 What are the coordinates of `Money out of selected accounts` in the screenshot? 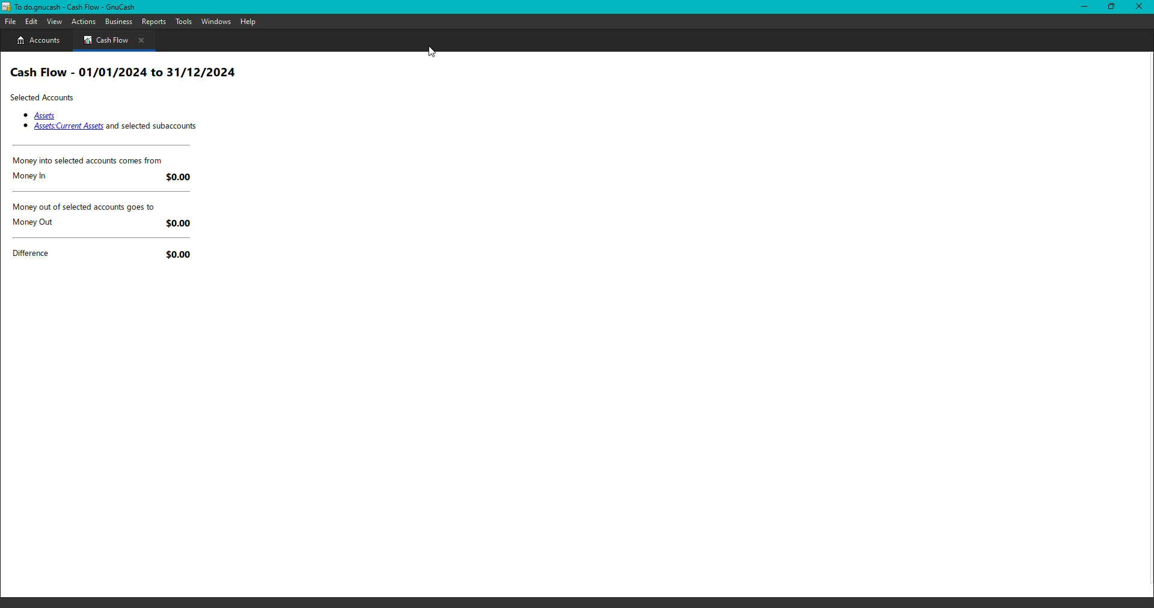 It's located at (87, 206).